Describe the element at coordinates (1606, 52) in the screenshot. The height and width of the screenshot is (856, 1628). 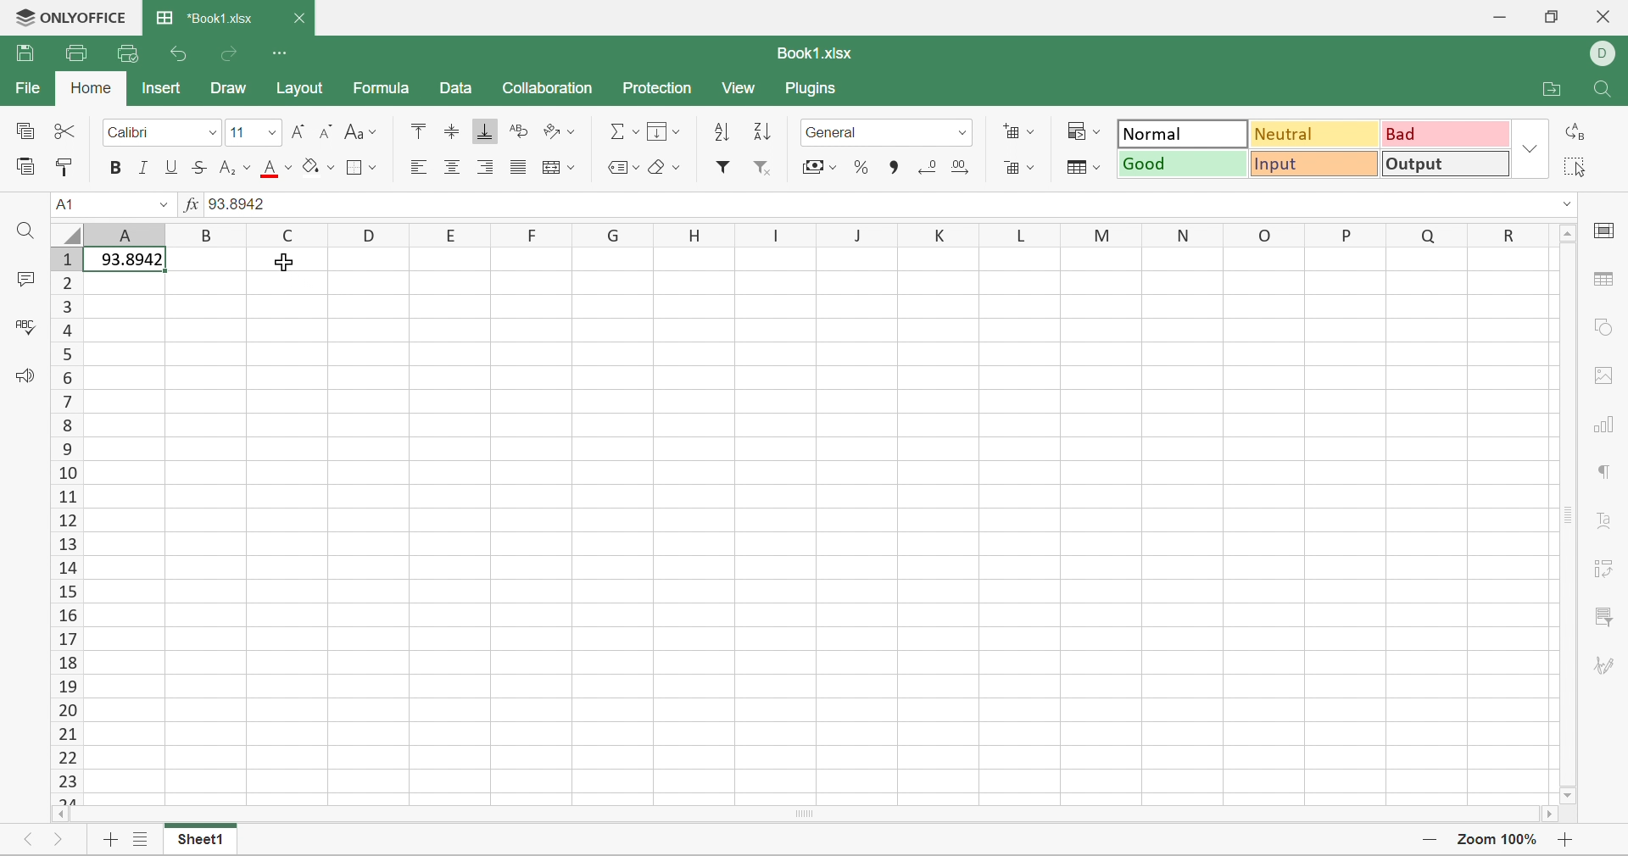
I see `DELL` at that location.